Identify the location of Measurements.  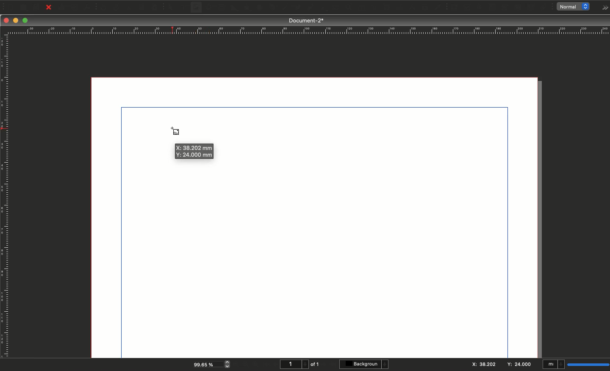
(410, 8).